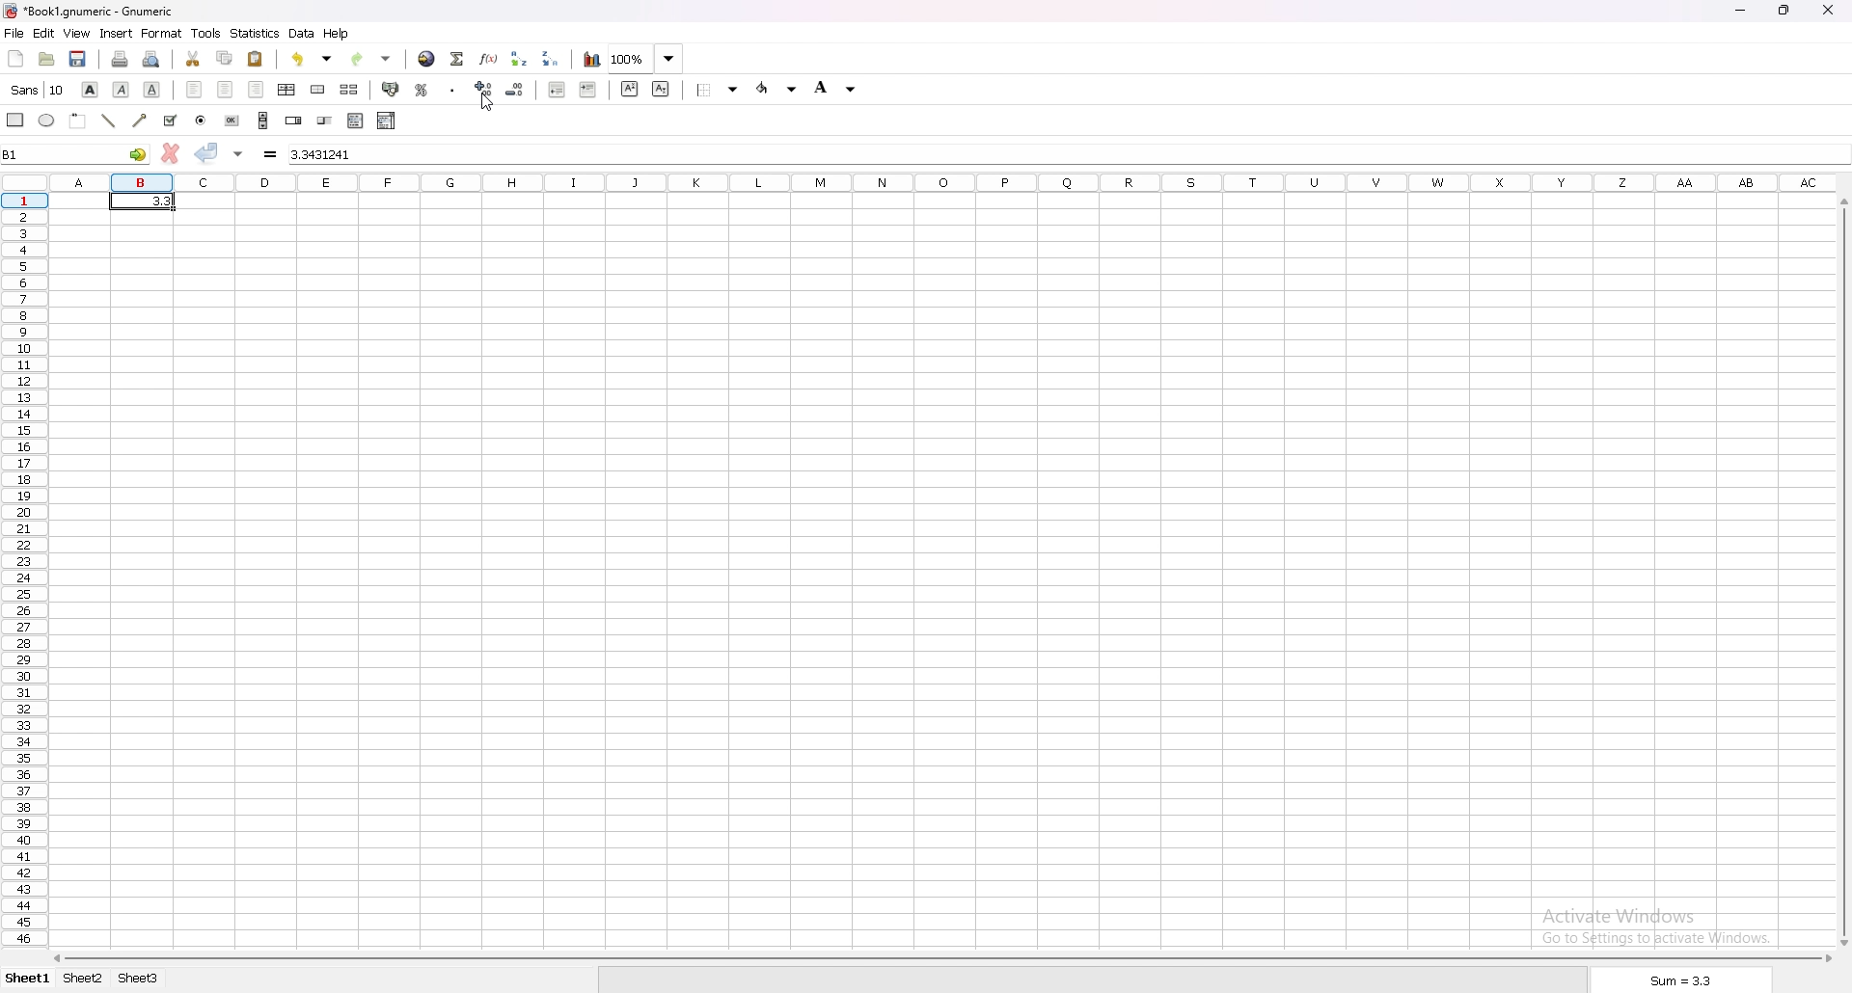  Describe the element at coordinates (718, 91) in the screenshot. I see `border` at that location.